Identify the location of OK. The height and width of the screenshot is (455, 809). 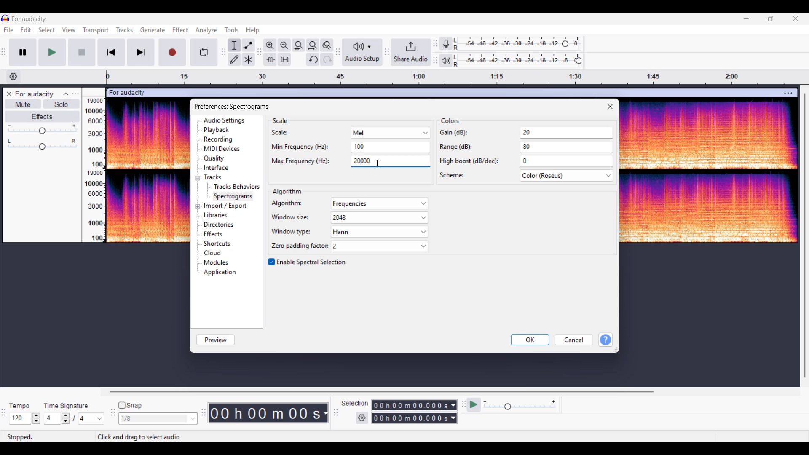
(530, 340).